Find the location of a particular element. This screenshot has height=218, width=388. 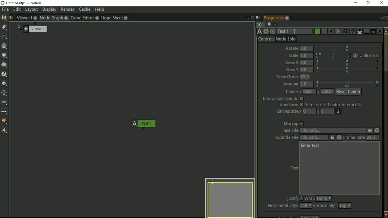

cursor is located at coordinates (294, 32).